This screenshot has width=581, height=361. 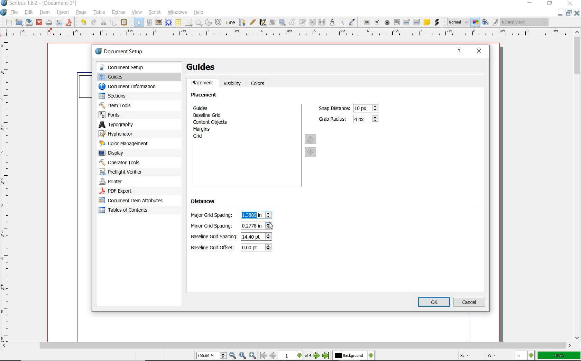 I want to click on script, so click(x=155, y=12).